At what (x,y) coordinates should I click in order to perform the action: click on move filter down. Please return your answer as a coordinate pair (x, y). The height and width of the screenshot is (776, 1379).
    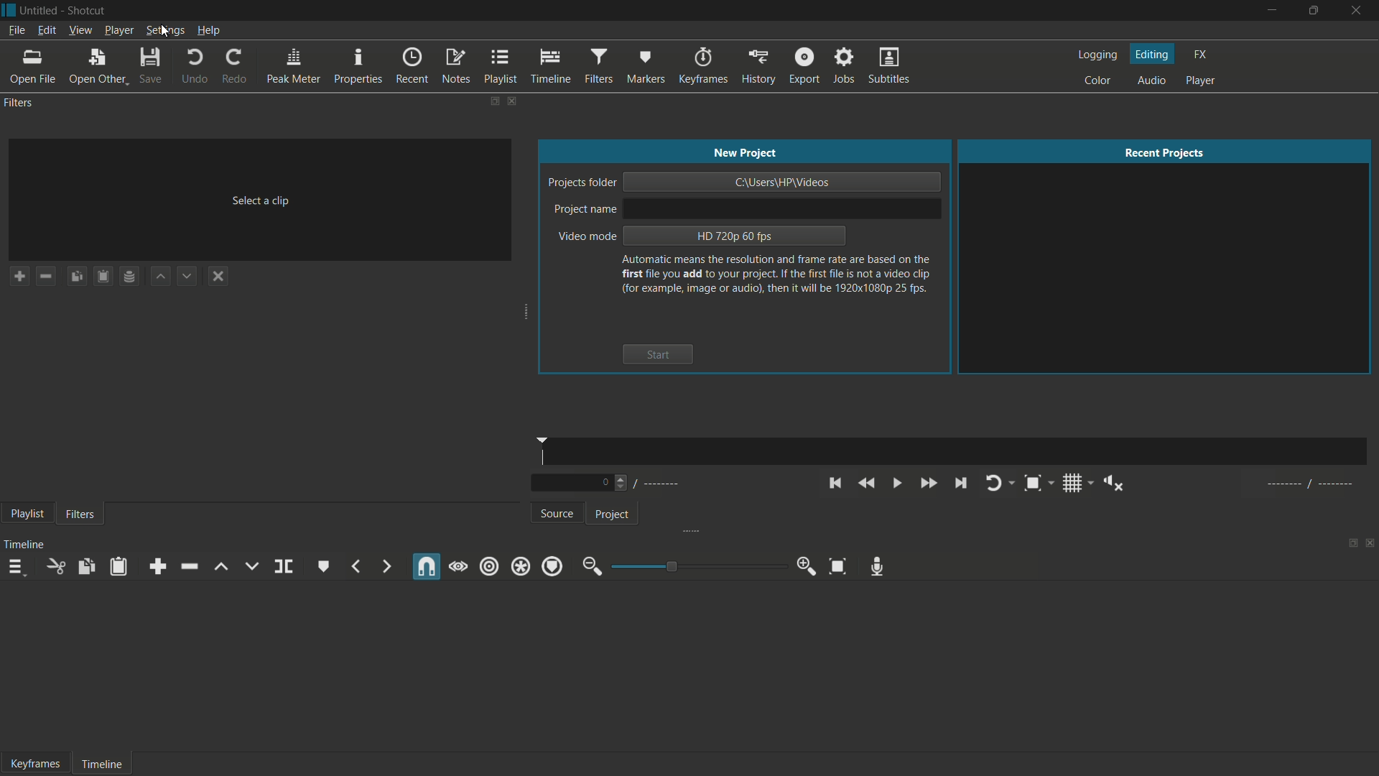
    Looking at the image, I should click on (188, 277).